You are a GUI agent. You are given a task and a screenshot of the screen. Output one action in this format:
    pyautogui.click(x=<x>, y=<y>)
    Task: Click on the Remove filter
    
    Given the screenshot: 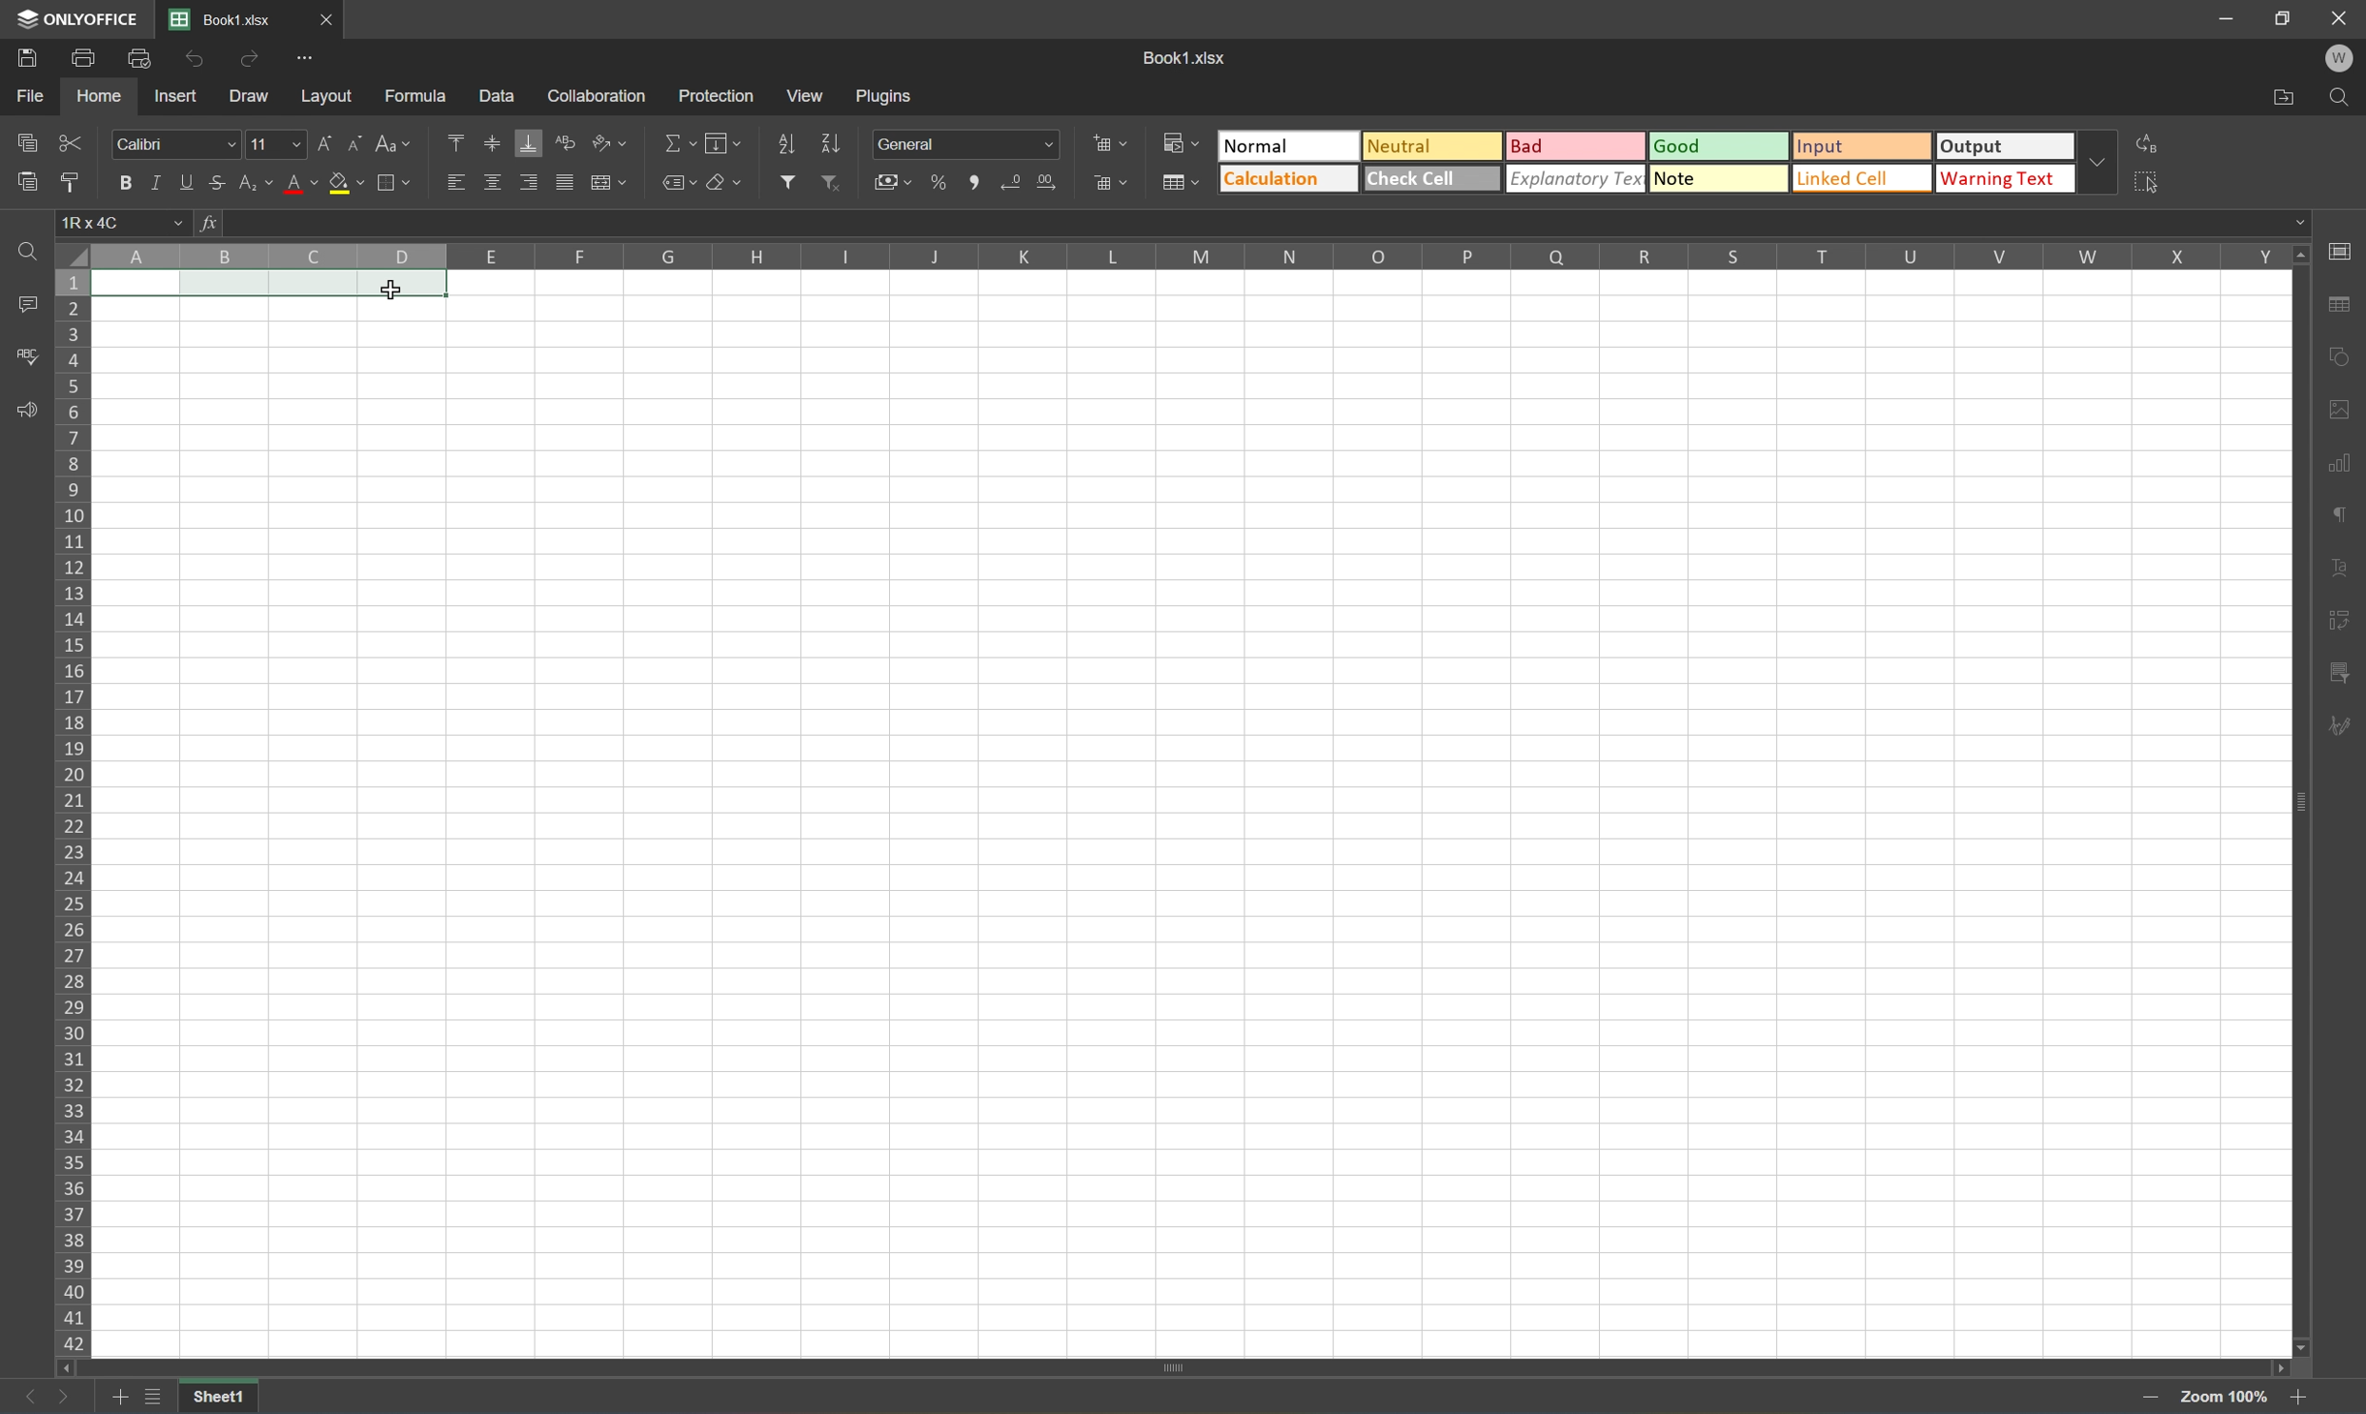 What is the action you would take?
    pyautogui.click(x=830, y=181)
    